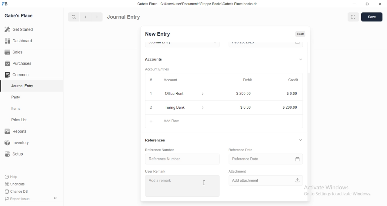 The width and height of the screenshot is (387, 206). What do you see at coordinates (248, 80) in the screenshot?
I see `Debit` at bounding box center [248, 80].